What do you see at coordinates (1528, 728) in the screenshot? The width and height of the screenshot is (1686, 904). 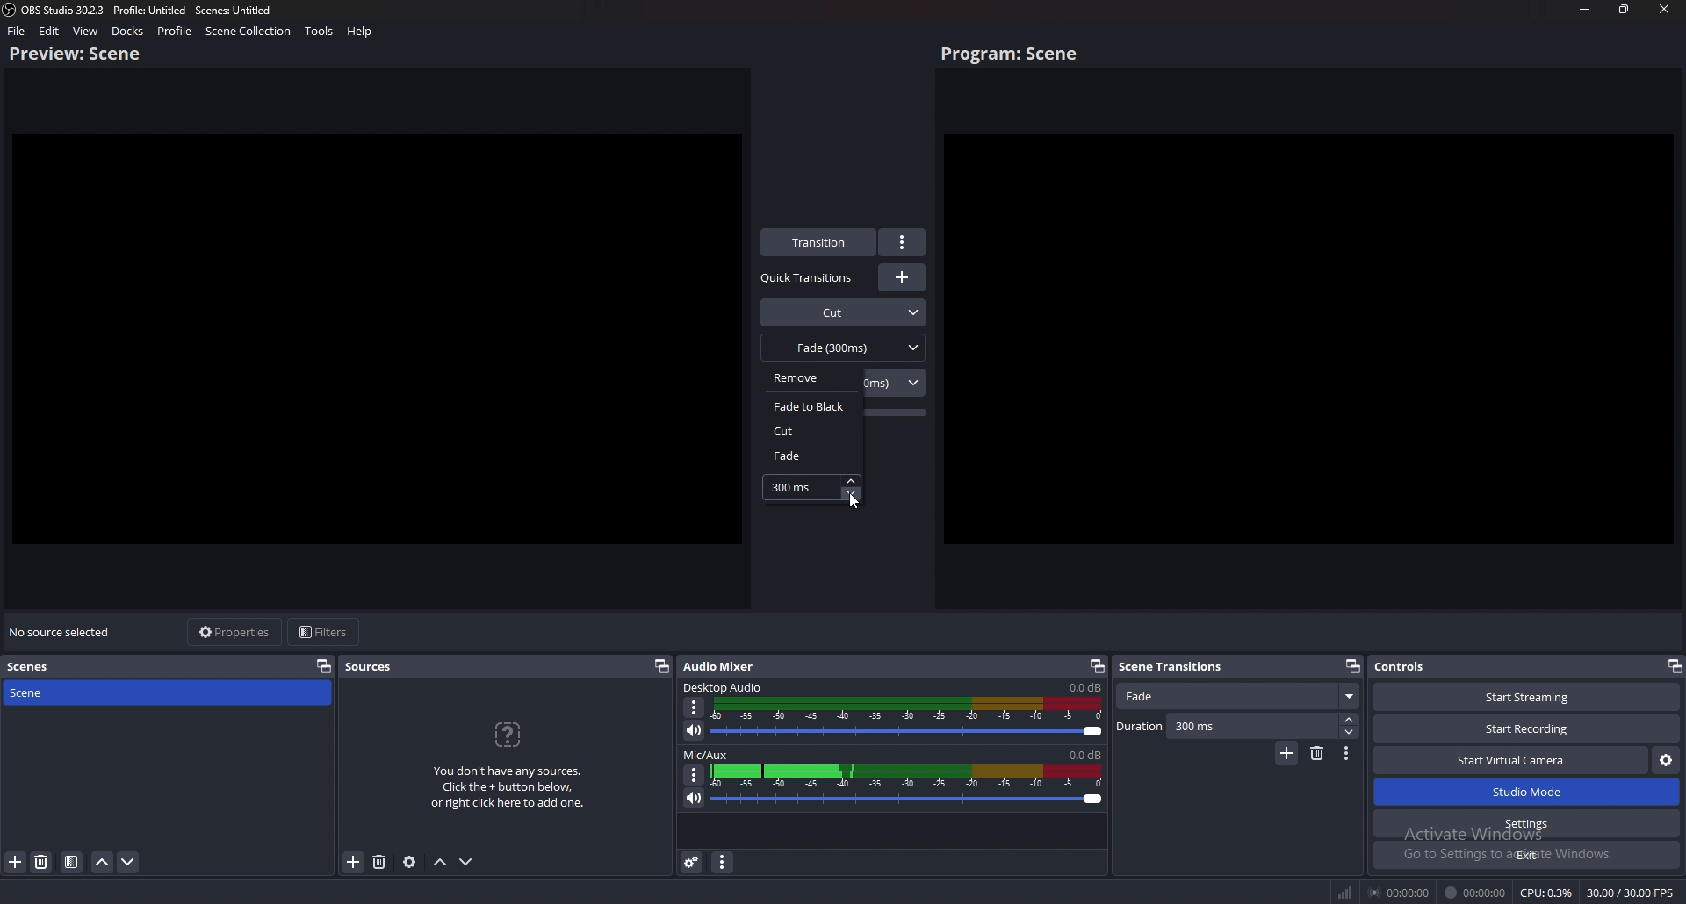 I see `Start recording` at bounding box center [1528, 728].